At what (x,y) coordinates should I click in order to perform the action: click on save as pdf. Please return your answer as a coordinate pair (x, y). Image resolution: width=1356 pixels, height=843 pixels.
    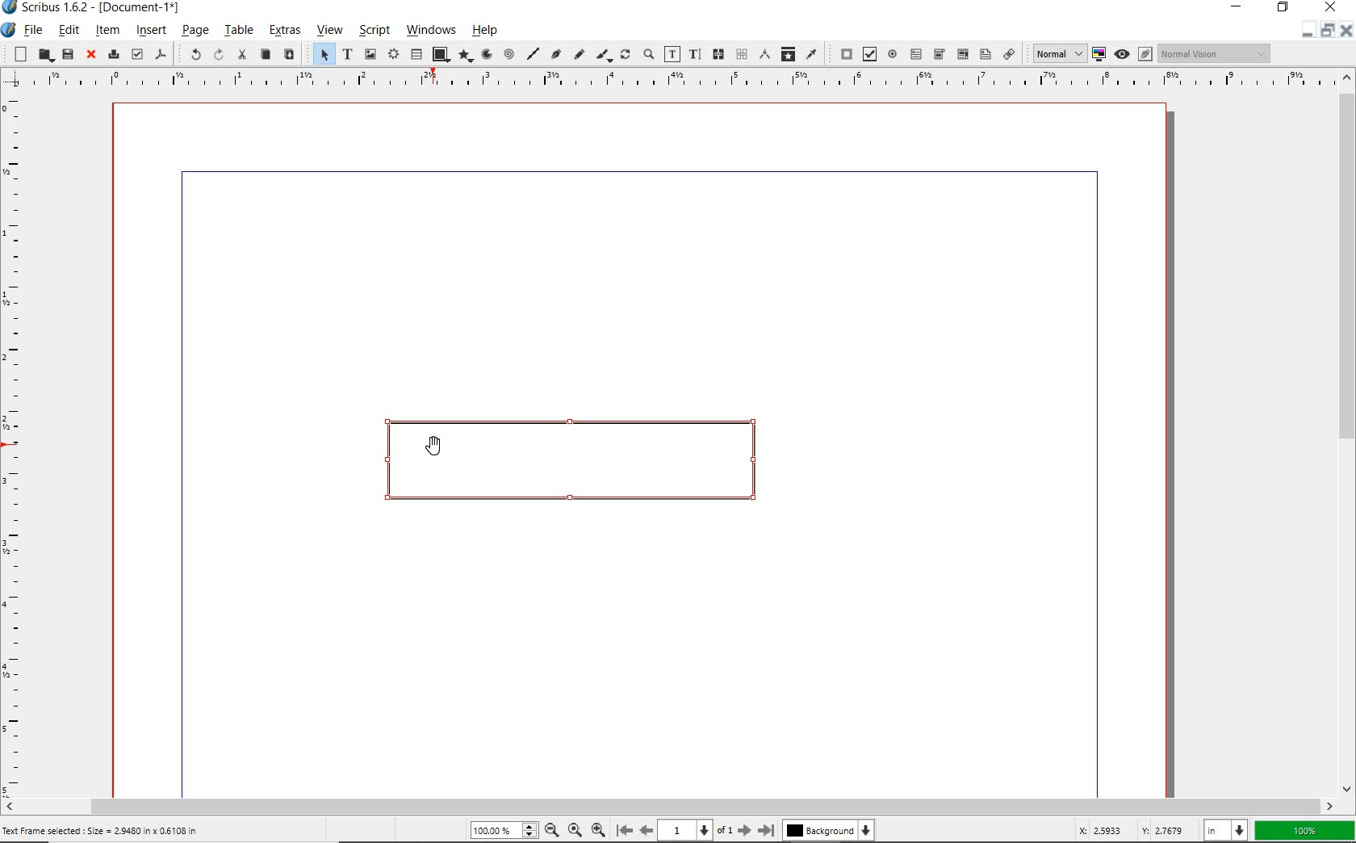
    Looking at the image, I should click on (161, 56).